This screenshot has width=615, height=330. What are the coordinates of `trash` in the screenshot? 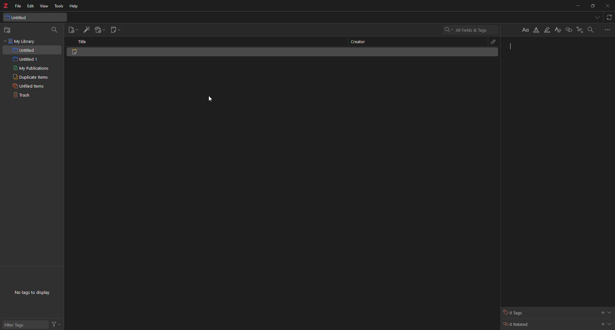 It's located at (23, 96).